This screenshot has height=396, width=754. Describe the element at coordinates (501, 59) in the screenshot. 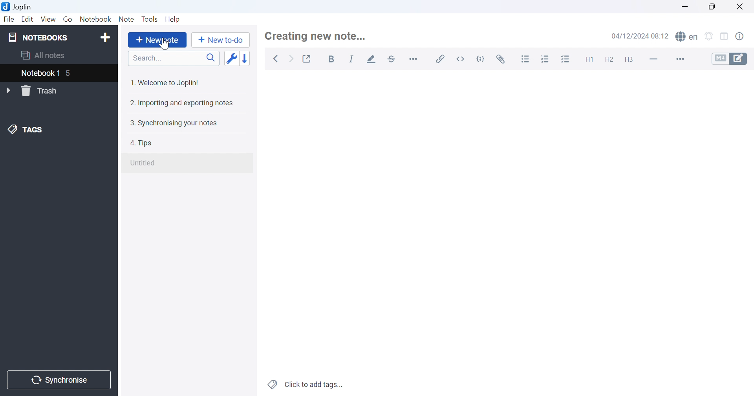

I see `Attach file` at that location.